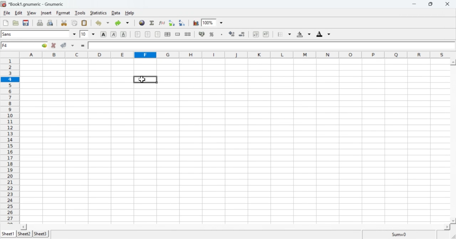 The image size is (456, 239). I want to click on scroll bar, so click(453, 143).